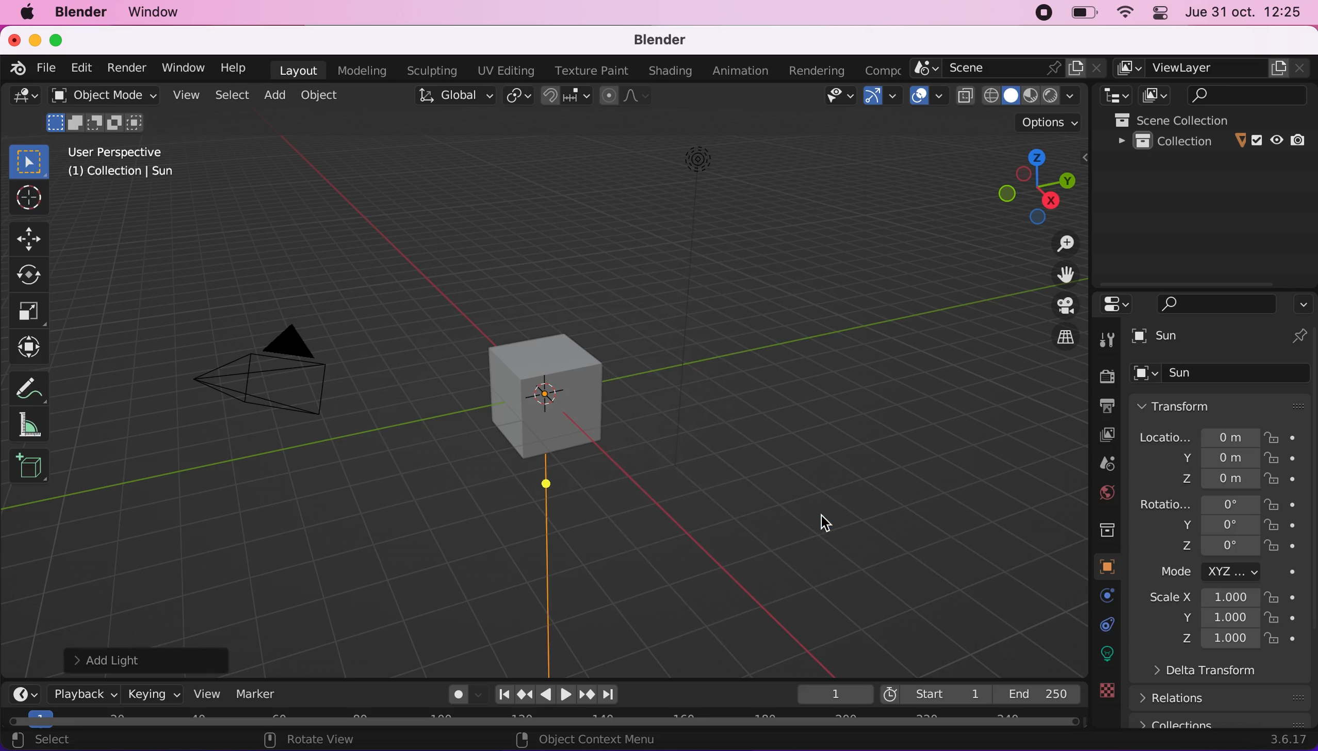  I want to click on Jump to keyframe, so click(588, 695).